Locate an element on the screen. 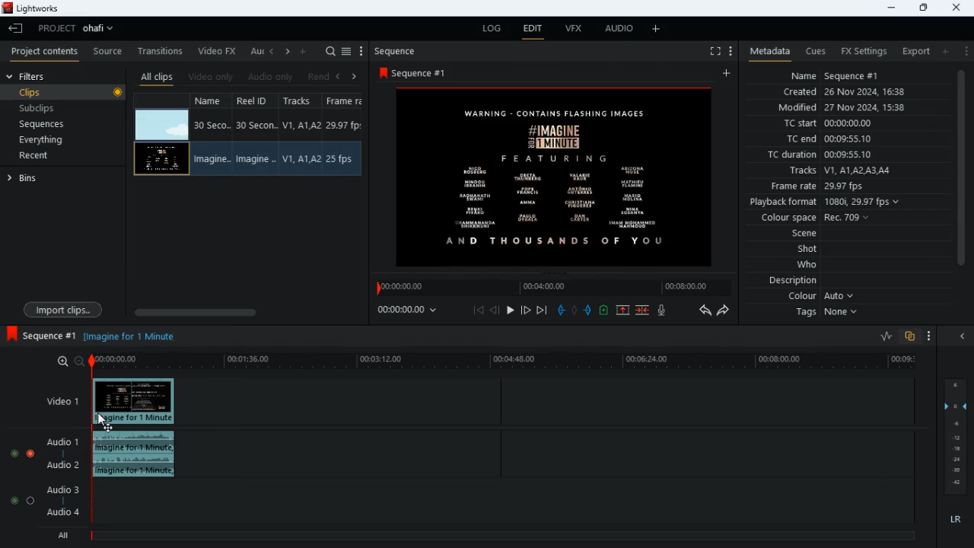  audio 1 is located at coordinates (62, 441).